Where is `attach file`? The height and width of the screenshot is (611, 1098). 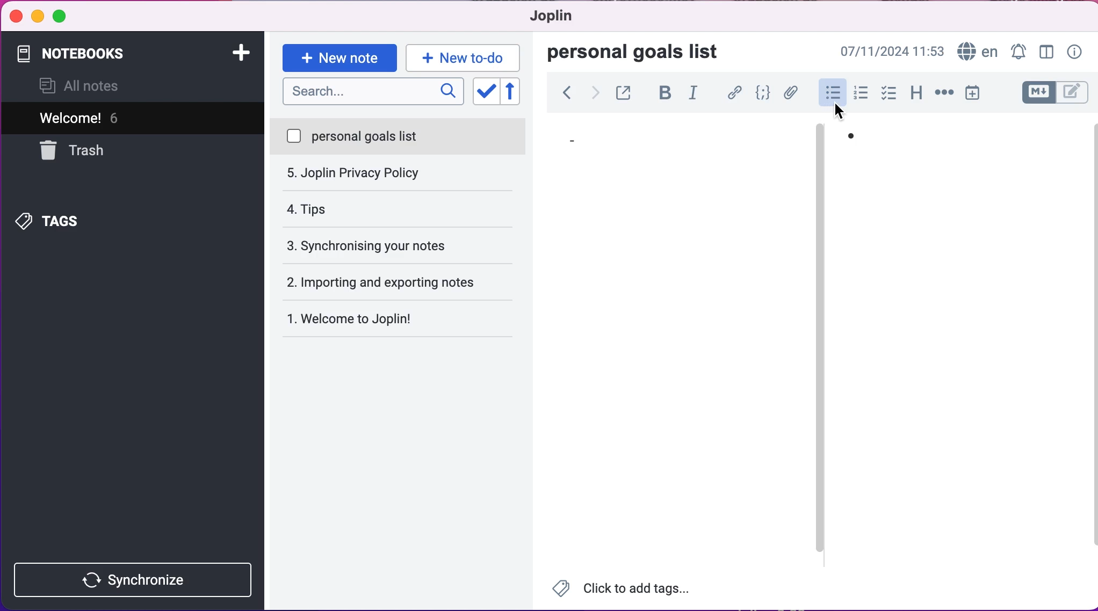 attach file is located at coordinates (789, 93).